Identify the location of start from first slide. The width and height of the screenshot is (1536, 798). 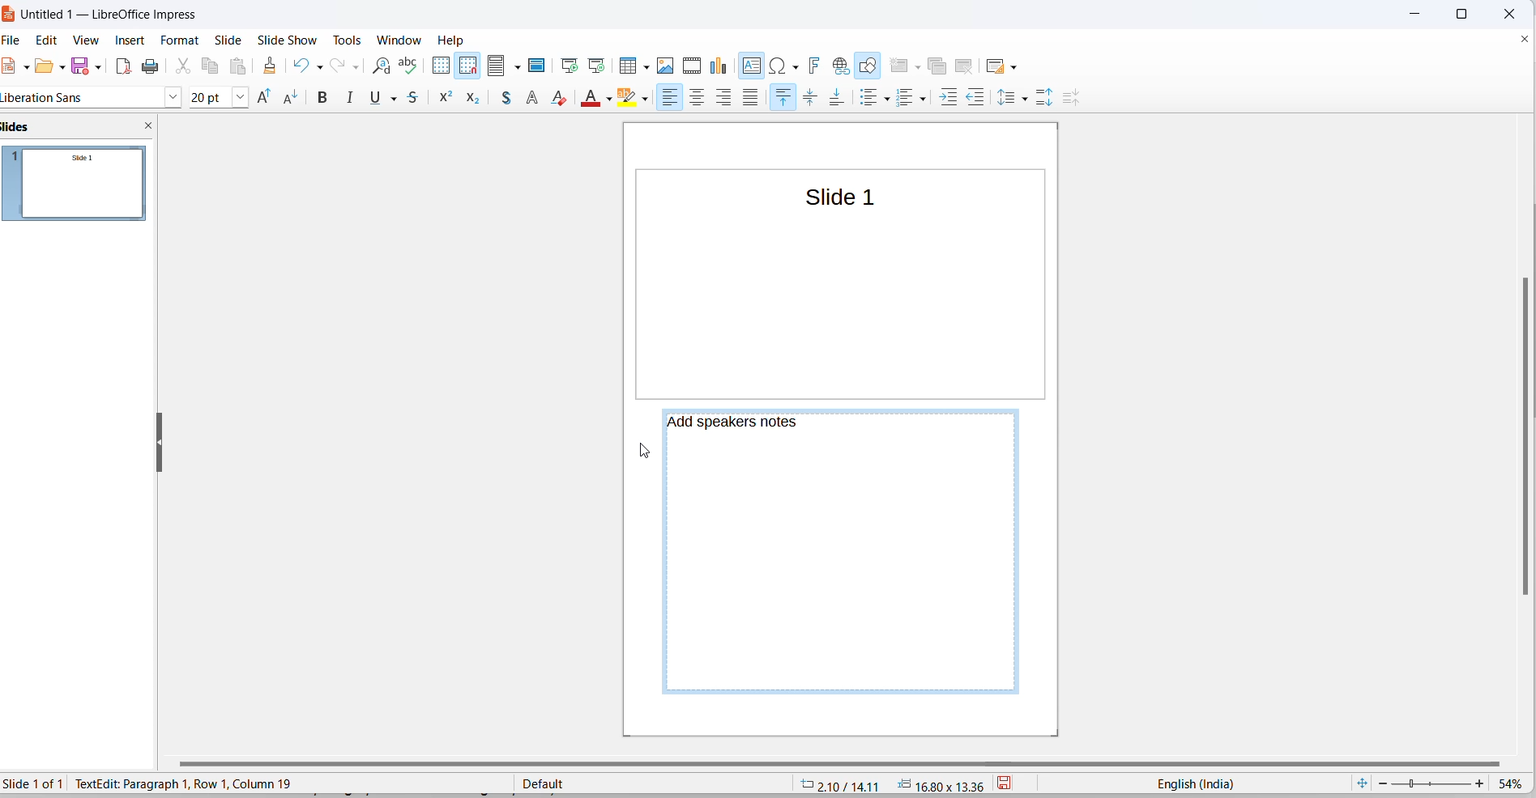
(570, 65).